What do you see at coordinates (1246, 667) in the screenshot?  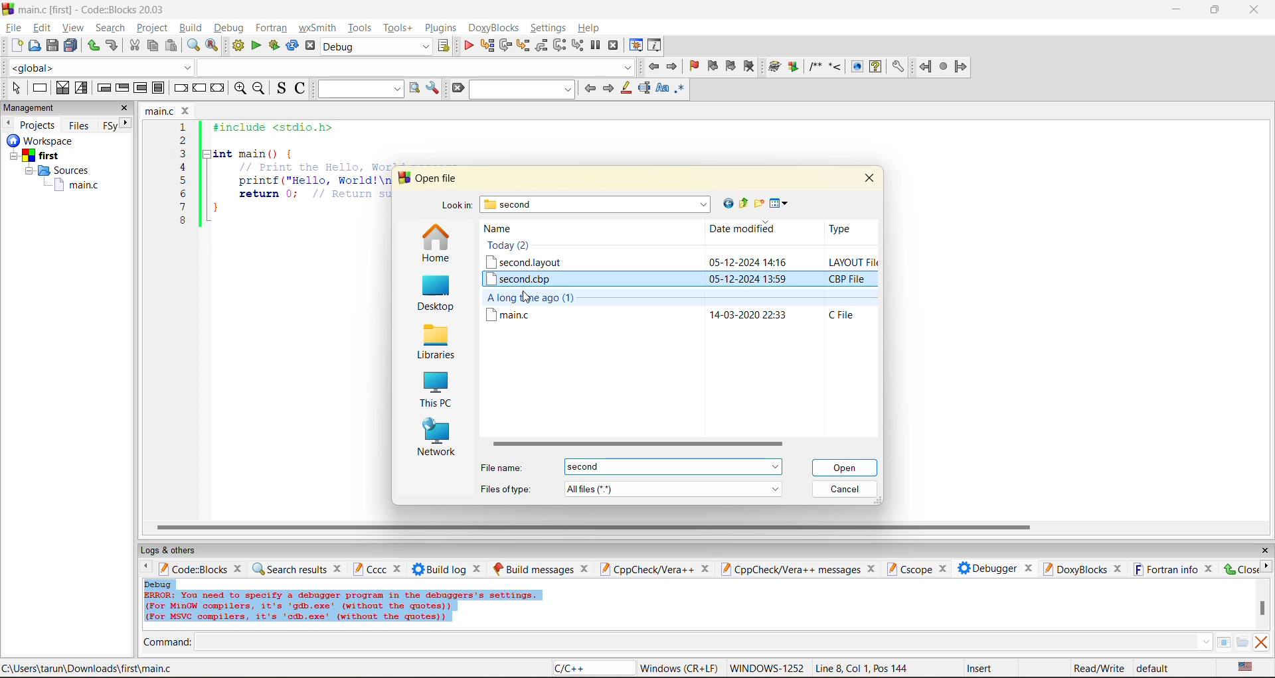 I see `text language` at bounding box center [1246, 667].